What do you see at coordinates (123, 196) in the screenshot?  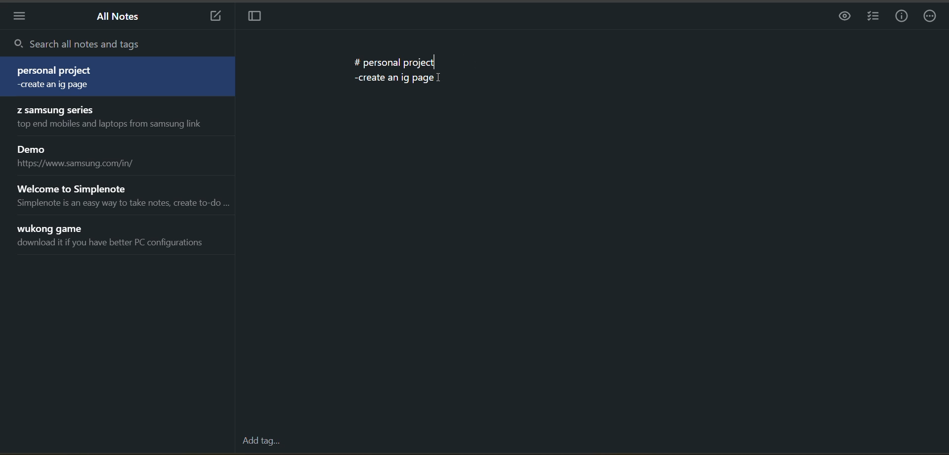 I see `note title and preview` at bounding box center [123, 196].